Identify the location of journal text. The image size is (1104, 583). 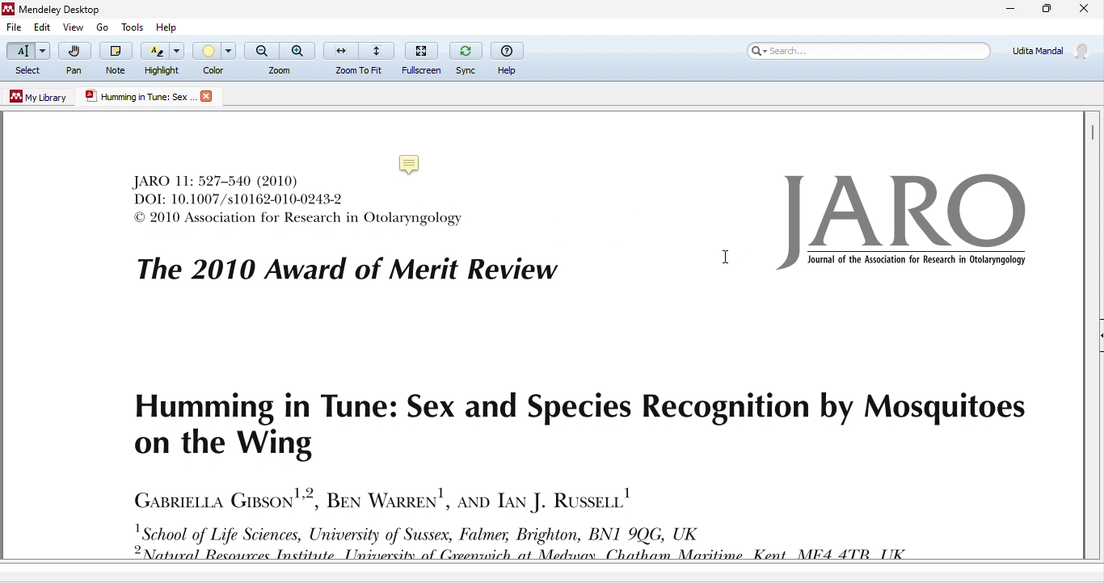
(342, 248).